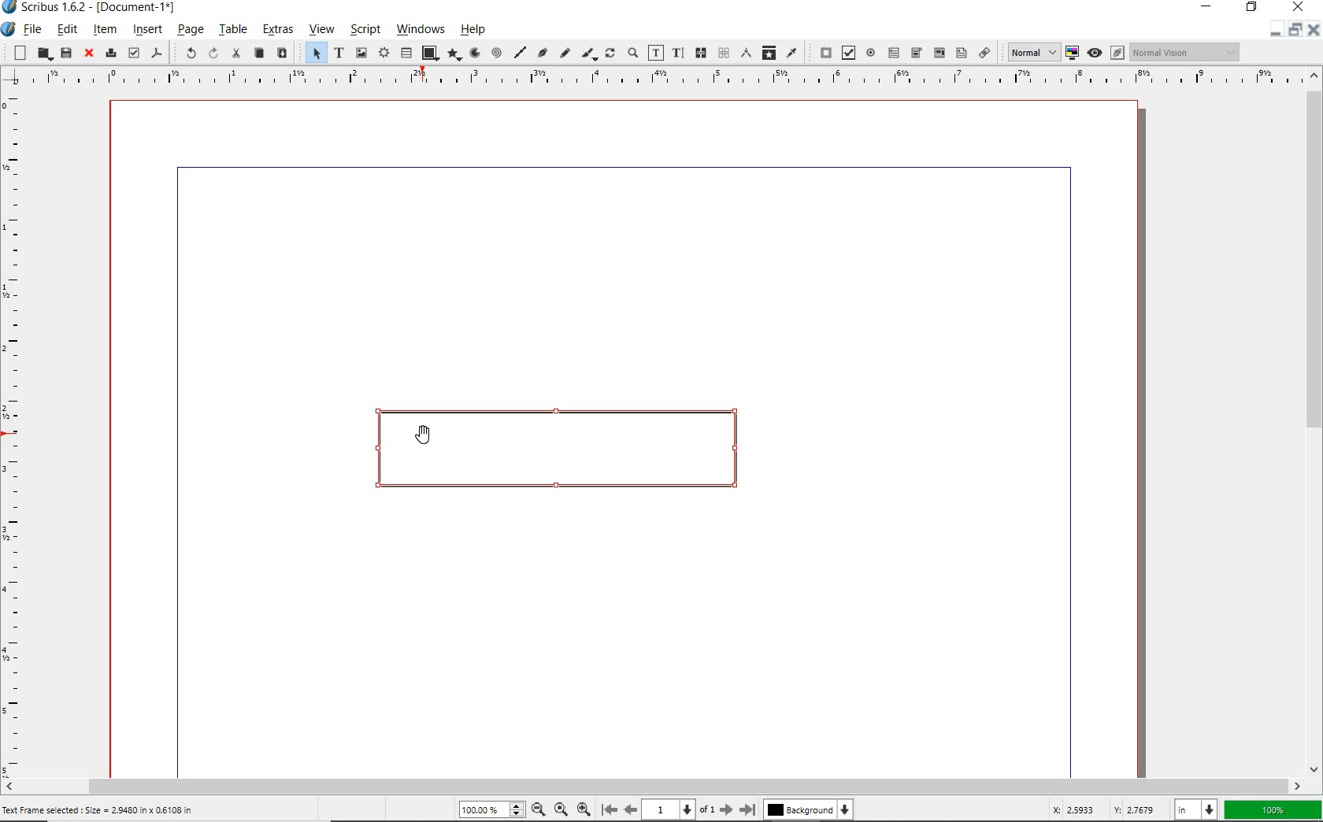  I want to click on Text annotation, so click(961, 54).